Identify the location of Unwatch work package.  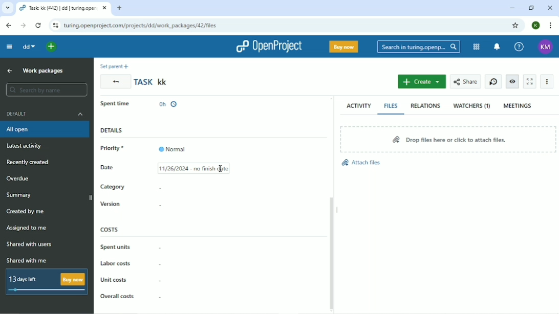
(512, 81).